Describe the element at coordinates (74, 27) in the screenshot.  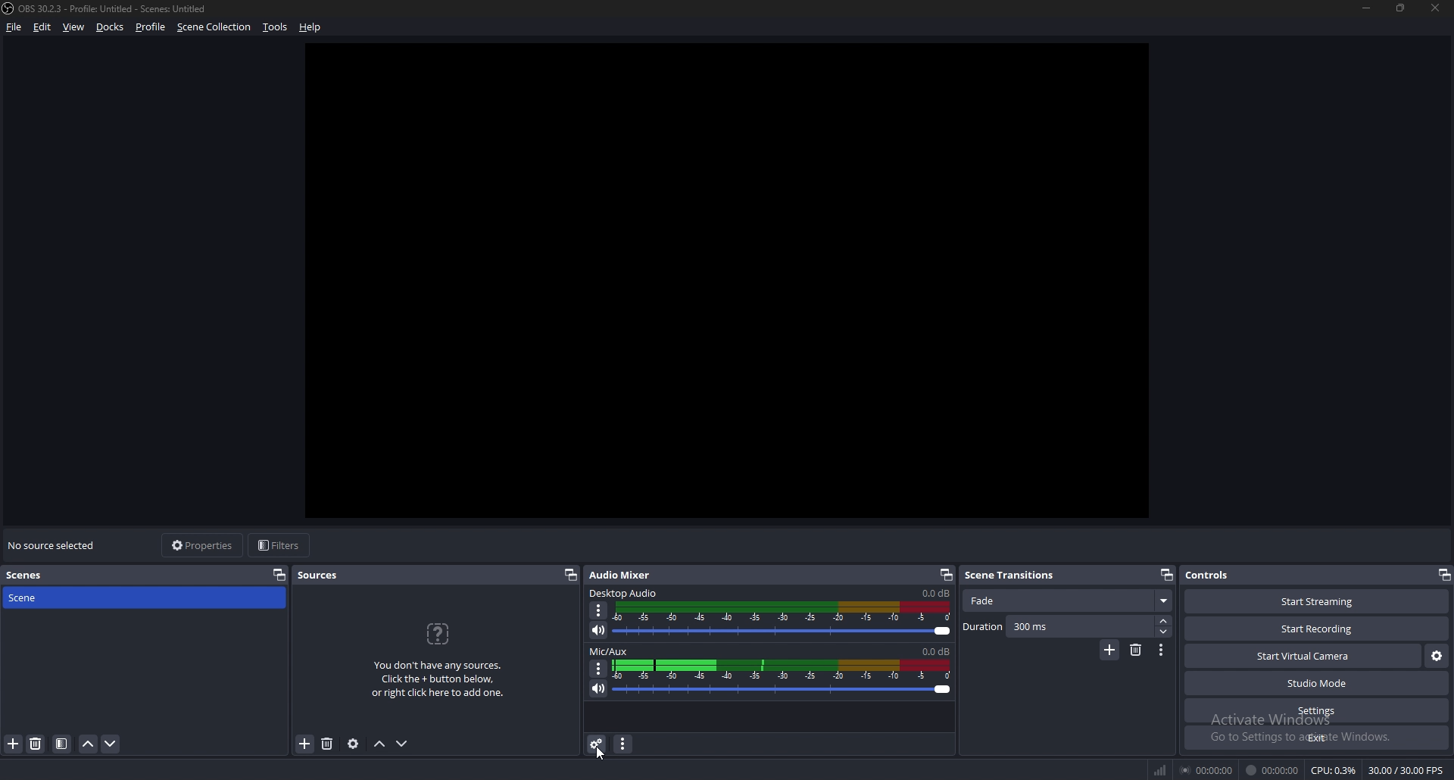
I see `view` at that location.